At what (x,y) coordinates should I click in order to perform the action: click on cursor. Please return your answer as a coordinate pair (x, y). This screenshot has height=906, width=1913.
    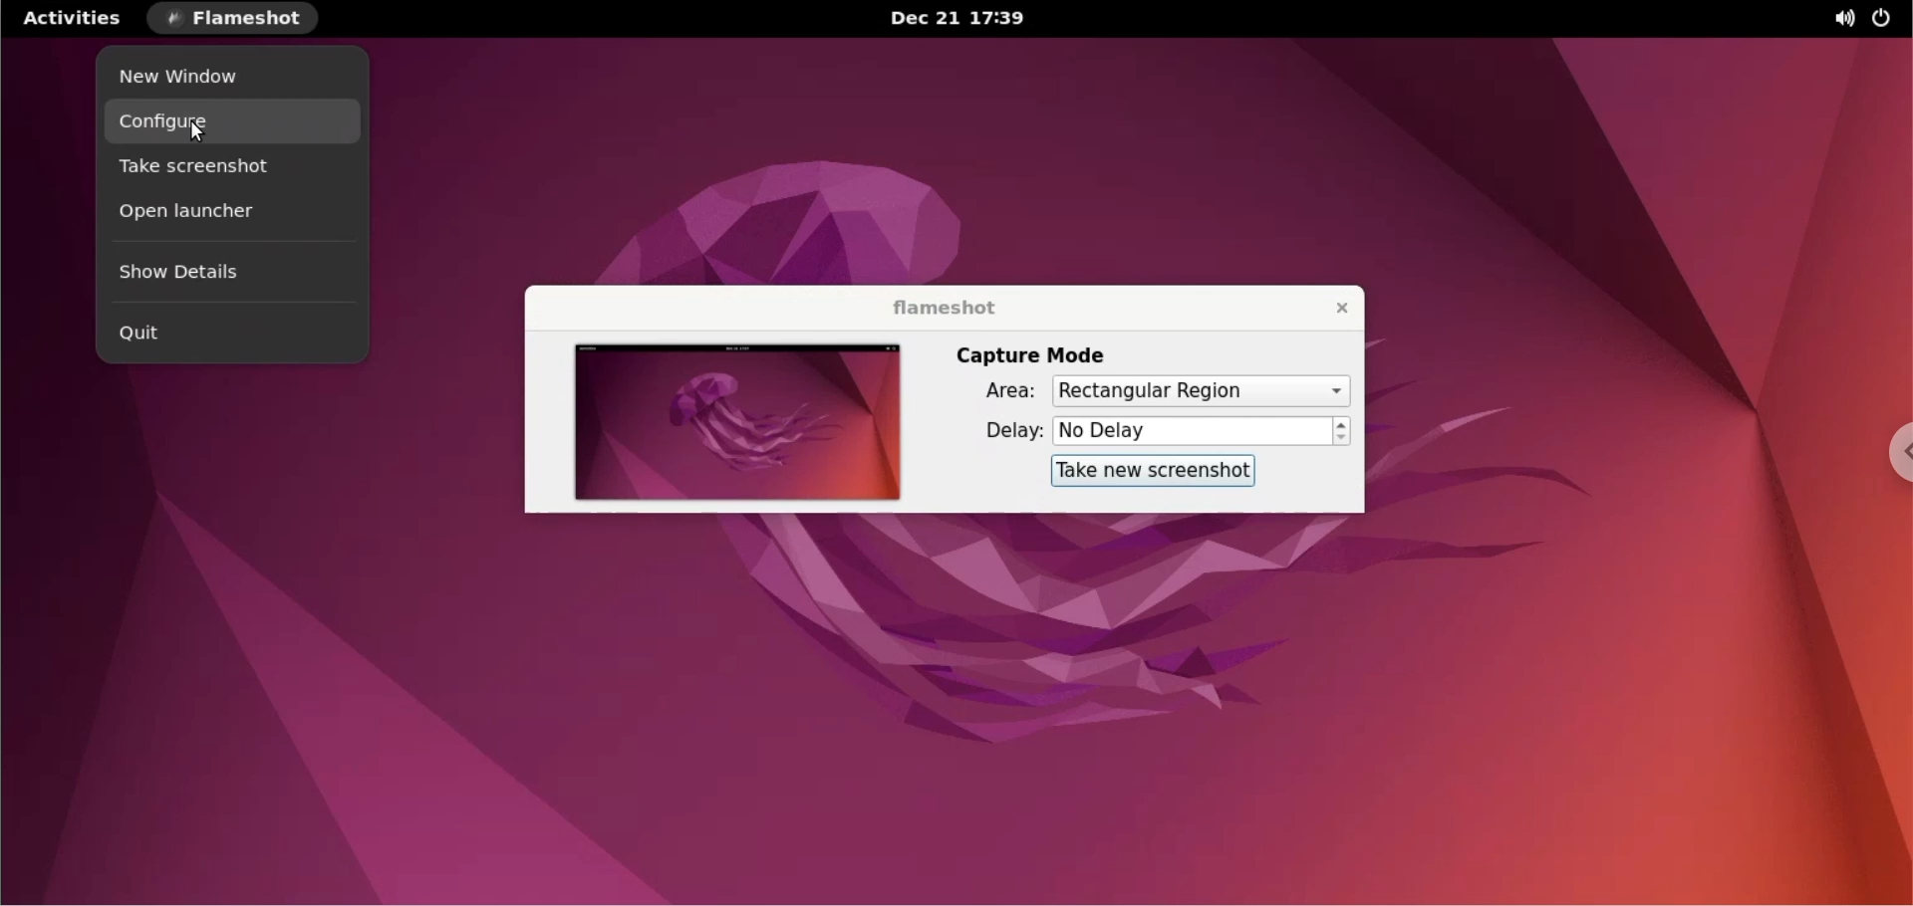
    Looking at the image, I should click on (201, 127).